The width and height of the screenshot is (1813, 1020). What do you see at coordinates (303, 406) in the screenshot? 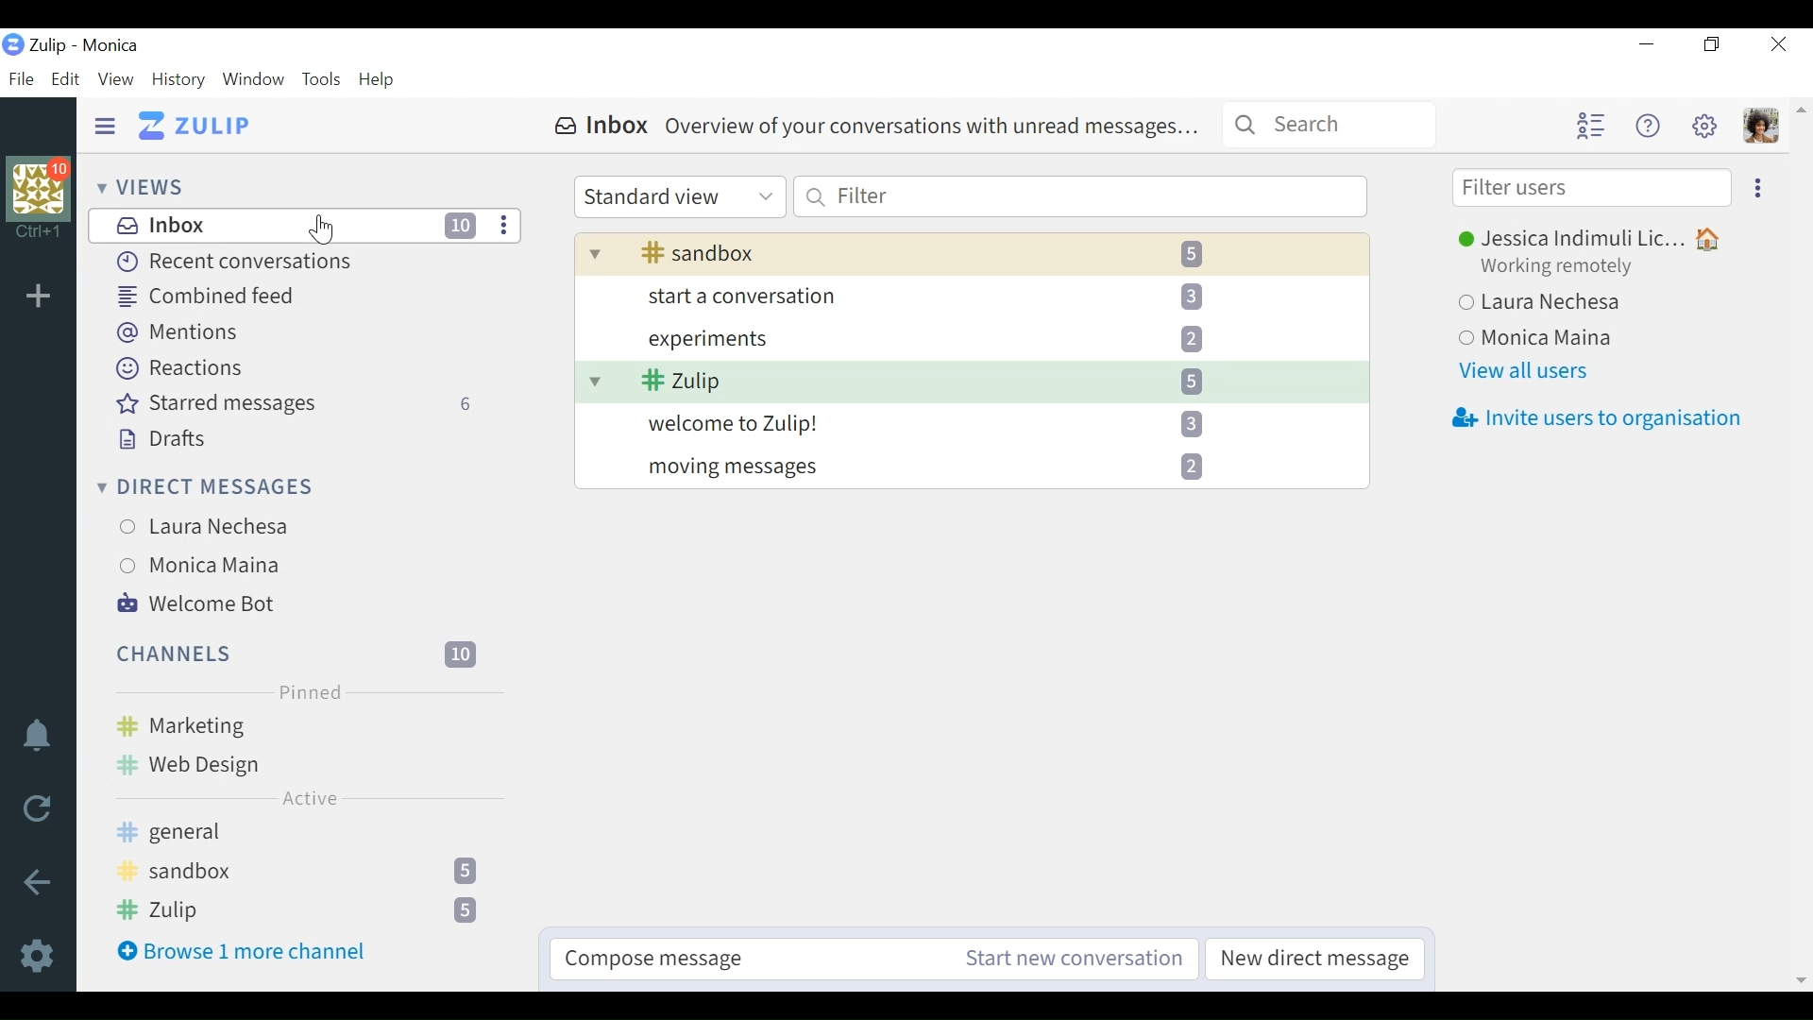
I see `Starred messages` at bounding box center [303, 406].